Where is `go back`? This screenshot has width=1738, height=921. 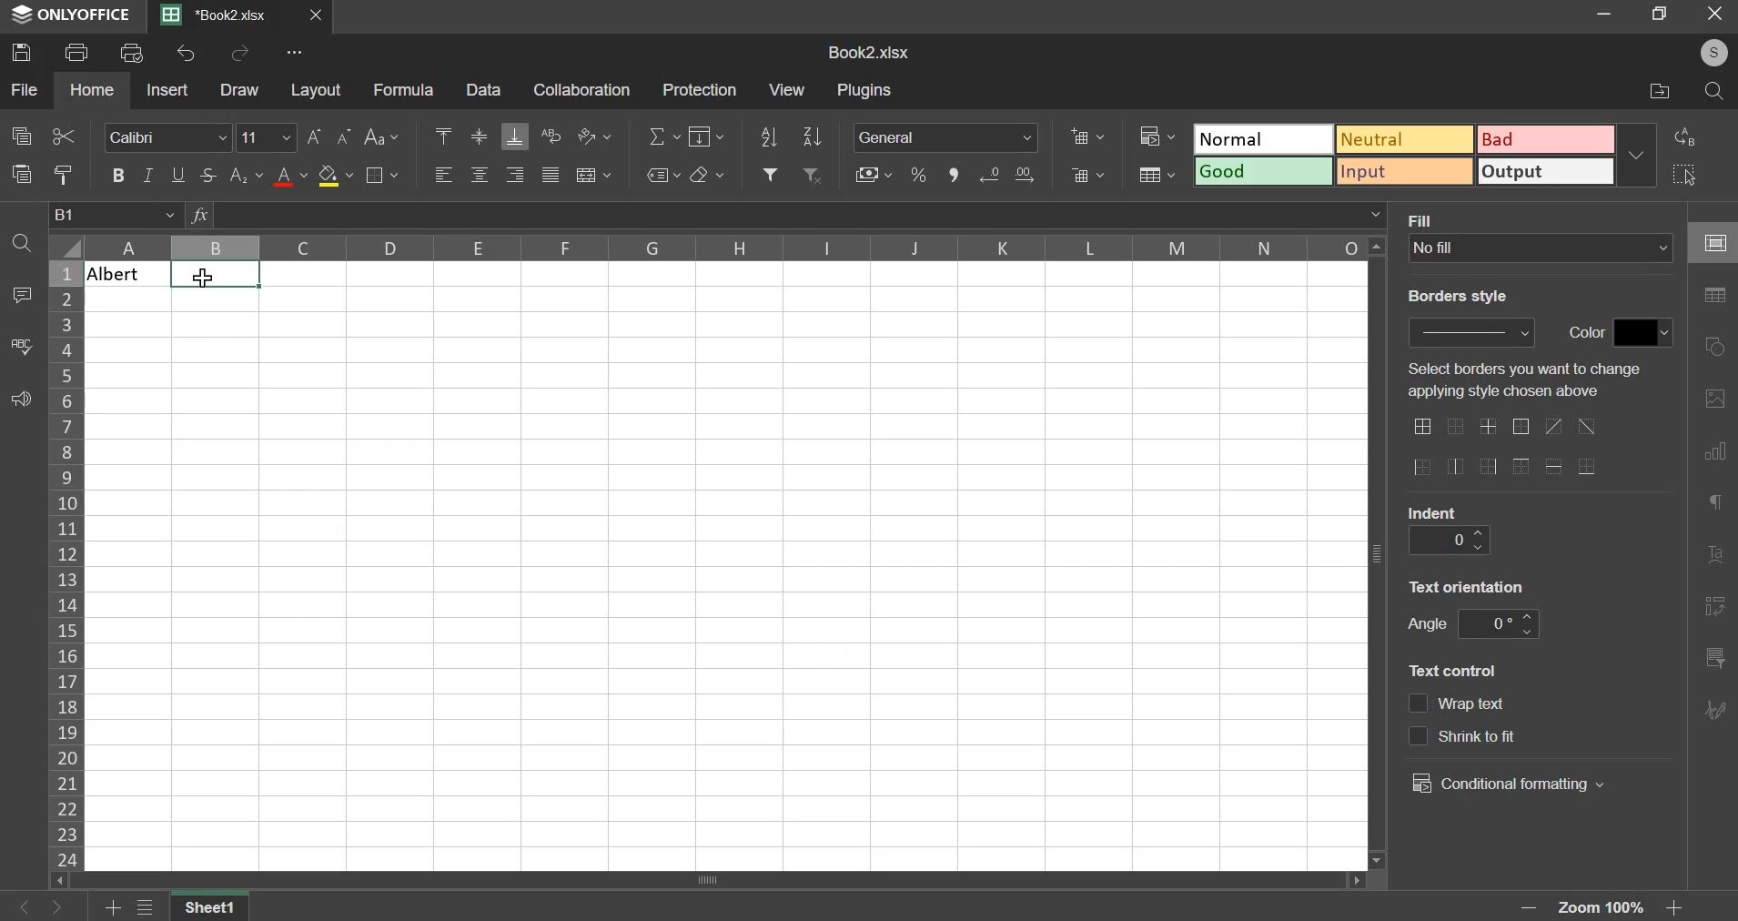
go back is located at coordinates (21, 907).